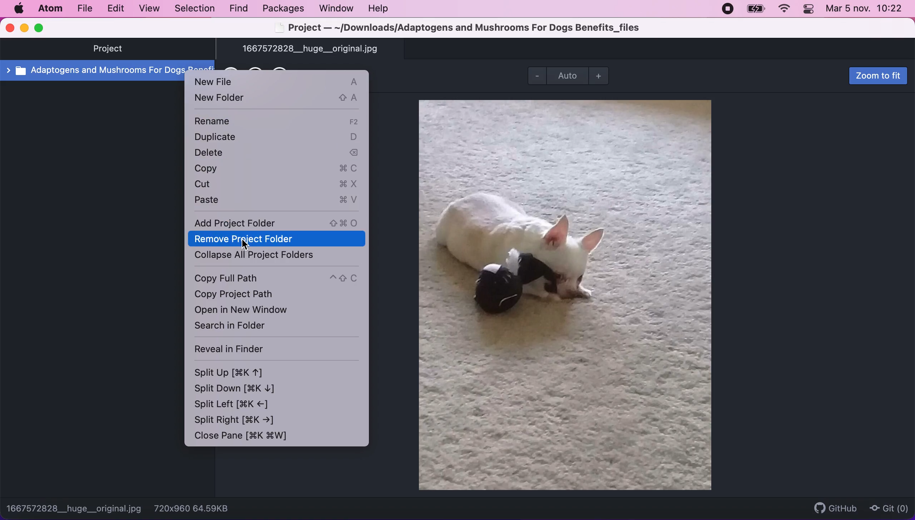 The image size is (915, 520). What do you see at coordinates (265, 257) in the screenshot?
I see `collapse all project folders` at bounding box center [265, 257].